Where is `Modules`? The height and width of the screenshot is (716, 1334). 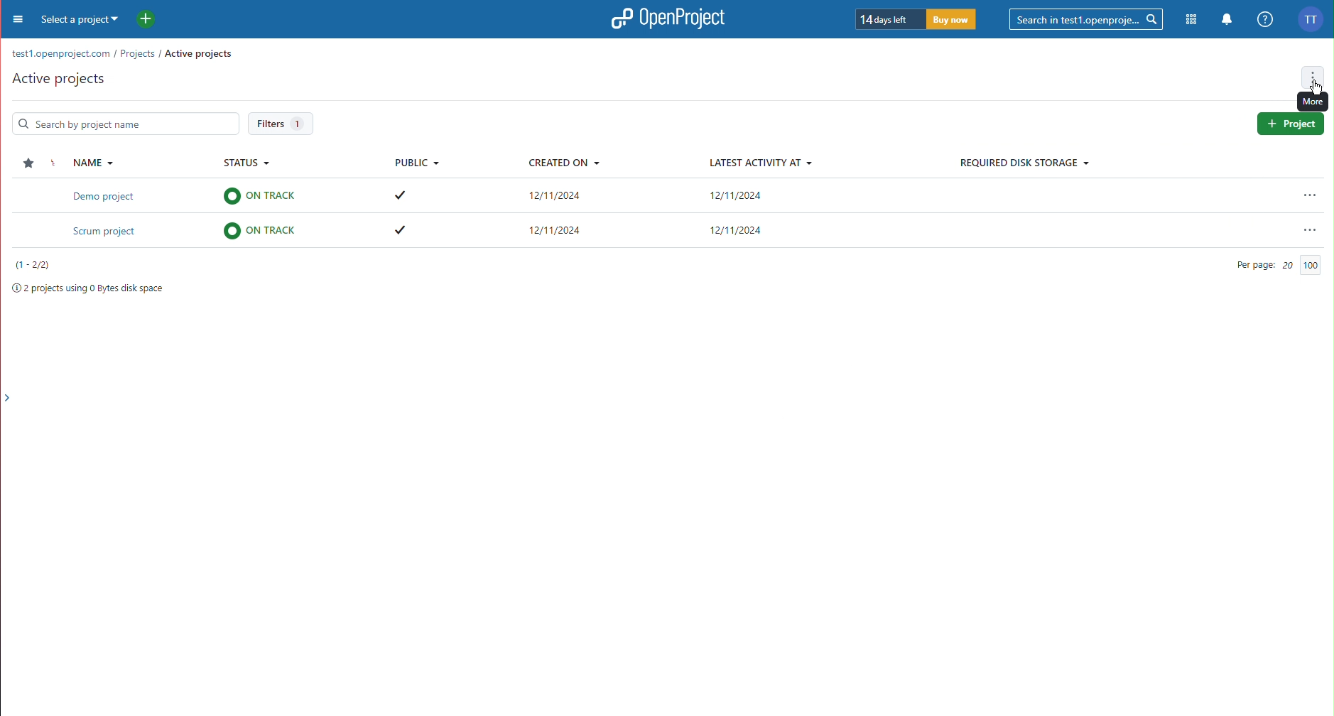 Modules is located at coordinates (1191, 18).